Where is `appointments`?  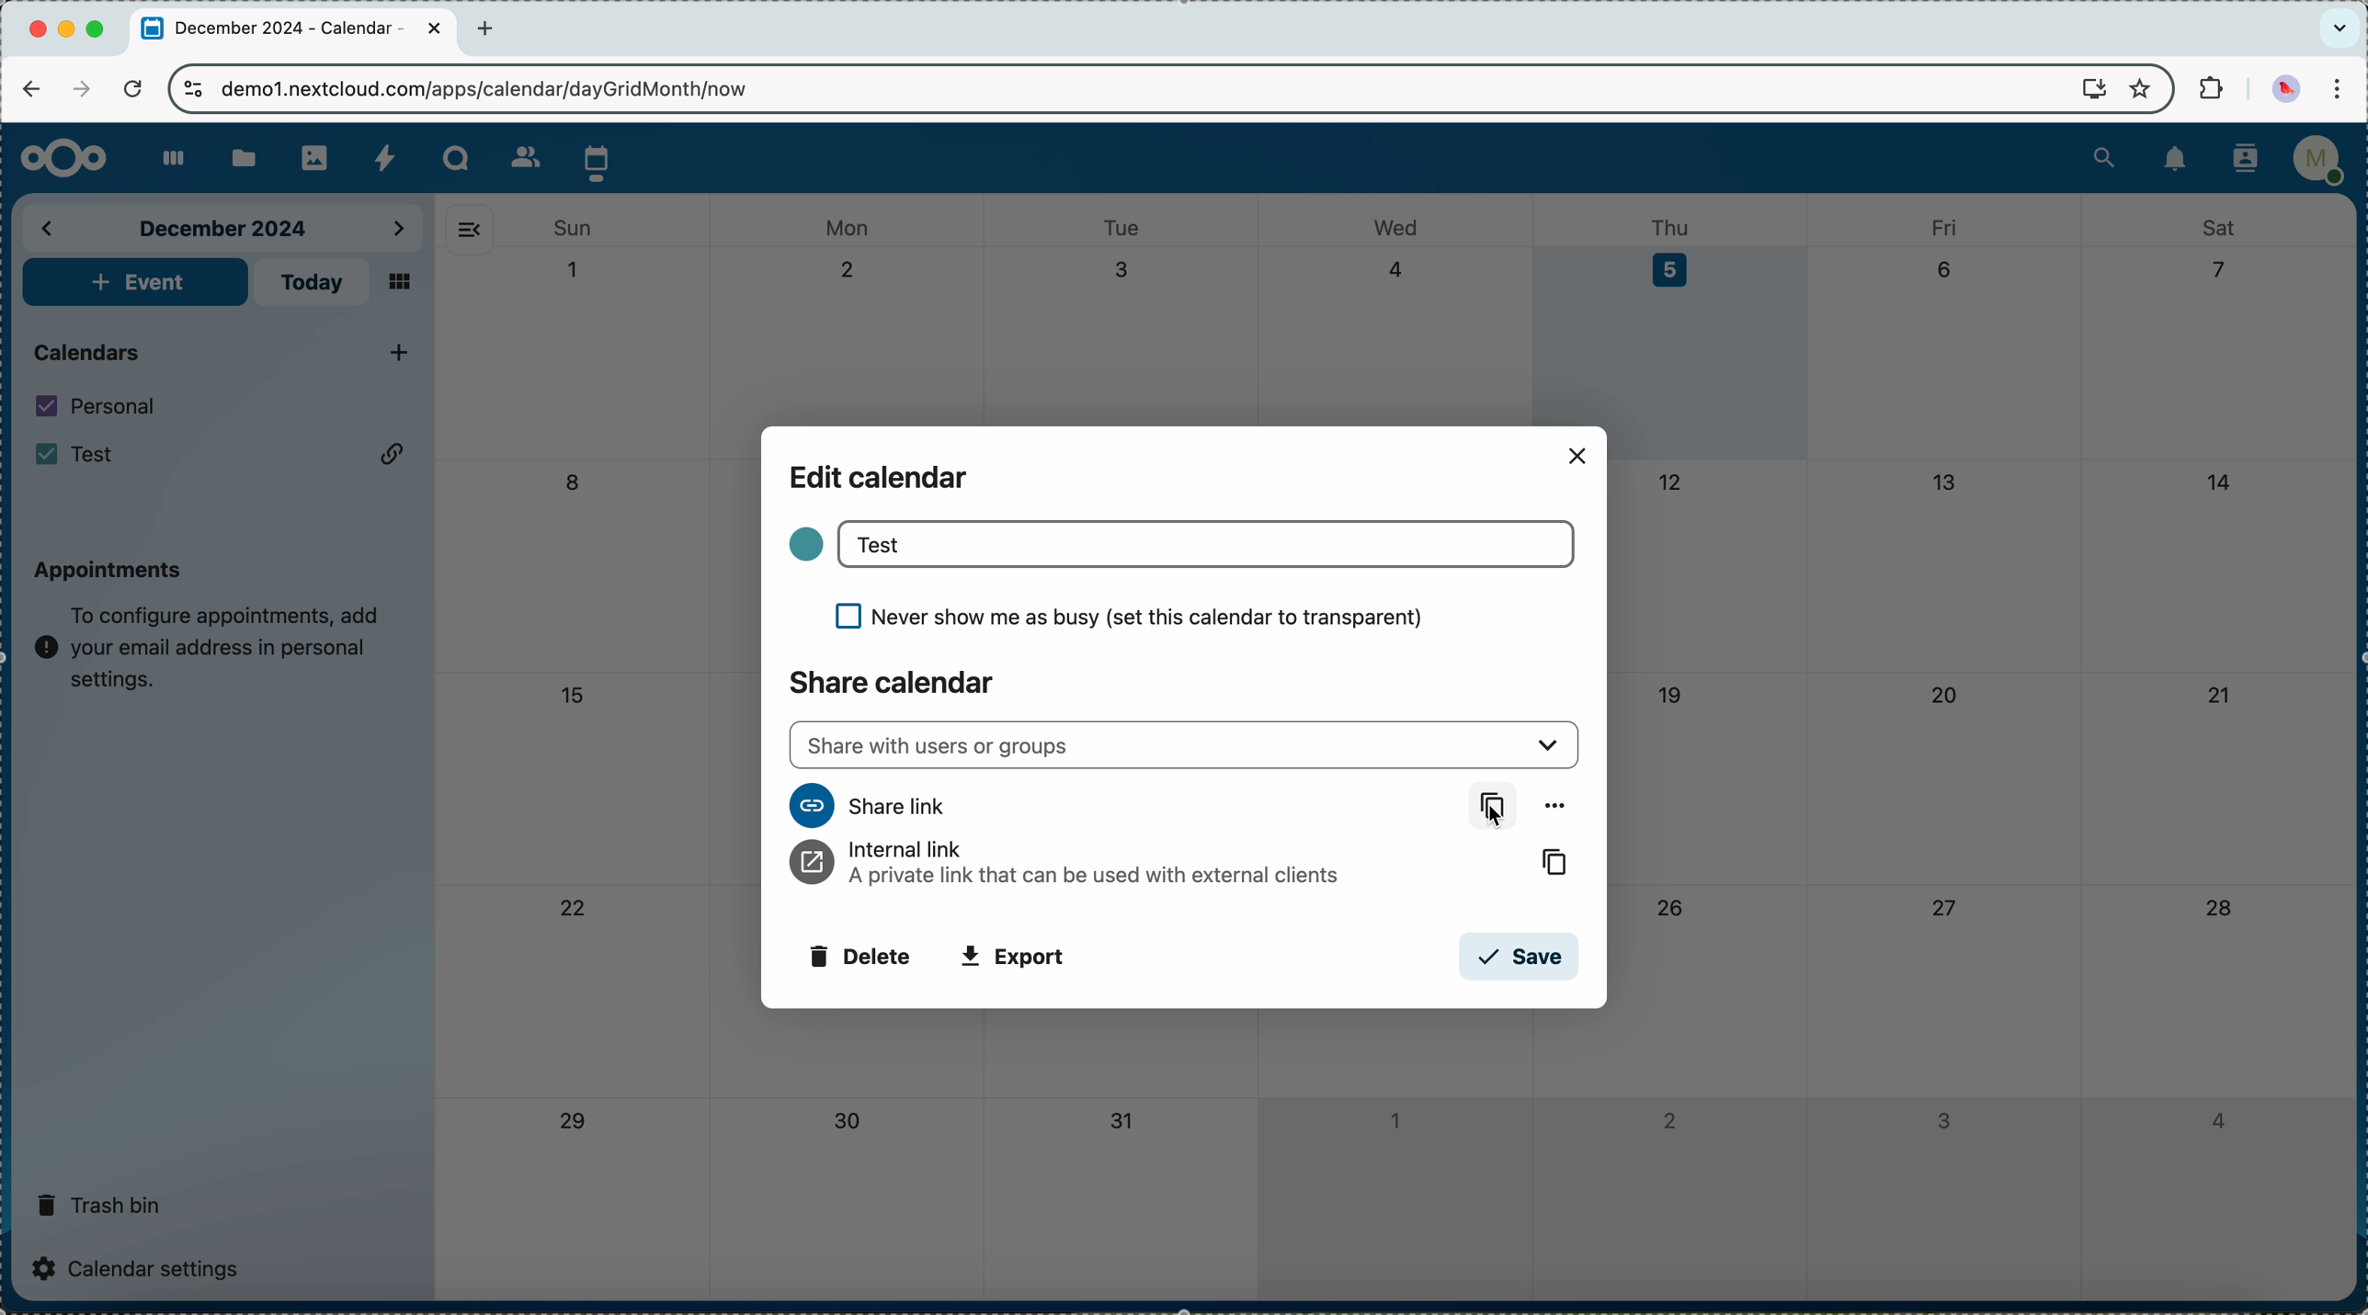
appointments is located at coordinates (109, 565).